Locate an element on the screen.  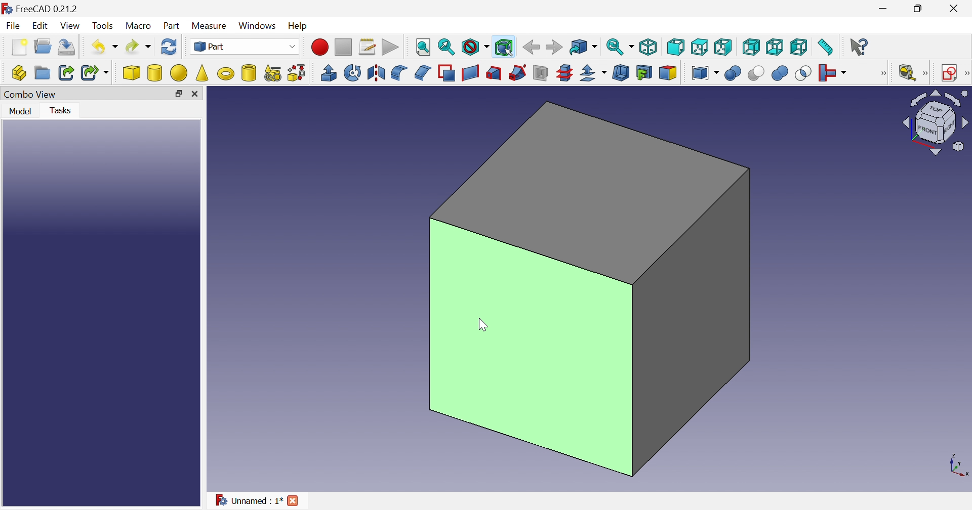
logo is located at coordinates (7, 9).